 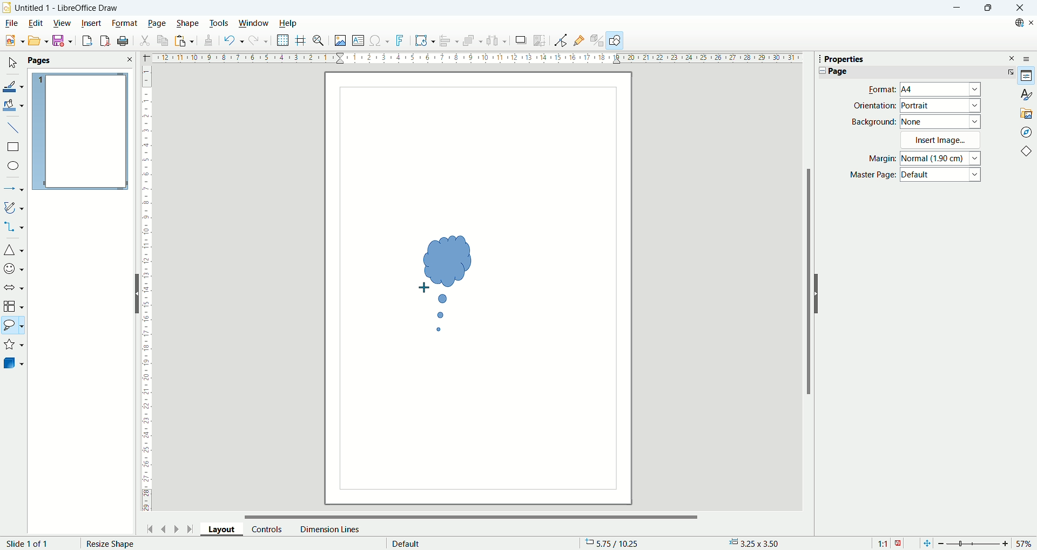 What do you see at coordinates (14, 286) in the screenshot?
I see `solid arrow` at bounding box center [14, 286].